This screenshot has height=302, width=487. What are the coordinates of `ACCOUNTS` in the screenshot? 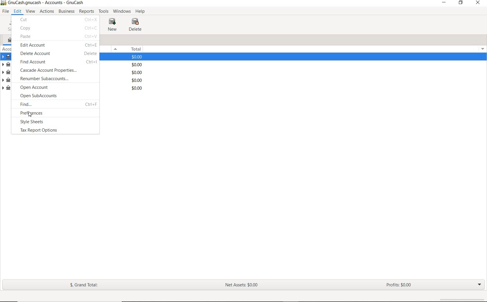 It's located at (8, 32).